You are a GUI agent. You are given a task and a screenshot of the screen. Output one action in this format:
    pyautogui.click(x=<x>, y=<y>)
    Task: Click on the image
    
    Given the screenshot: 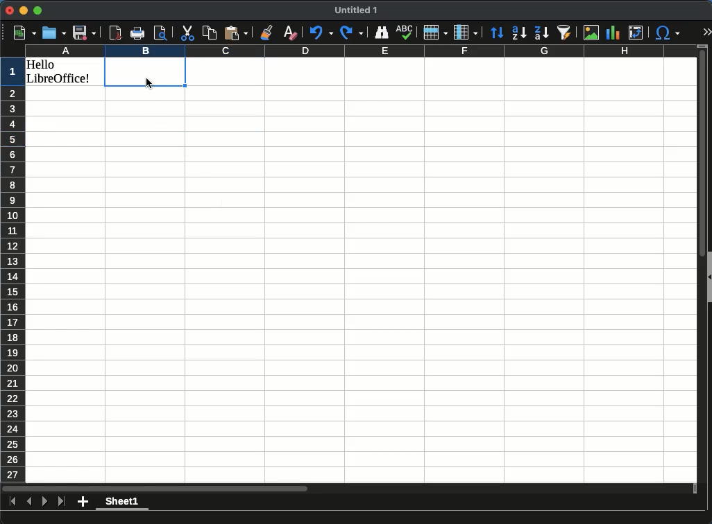 What is the action you would take?
    pyautogui.click(x=591, y=33)
    